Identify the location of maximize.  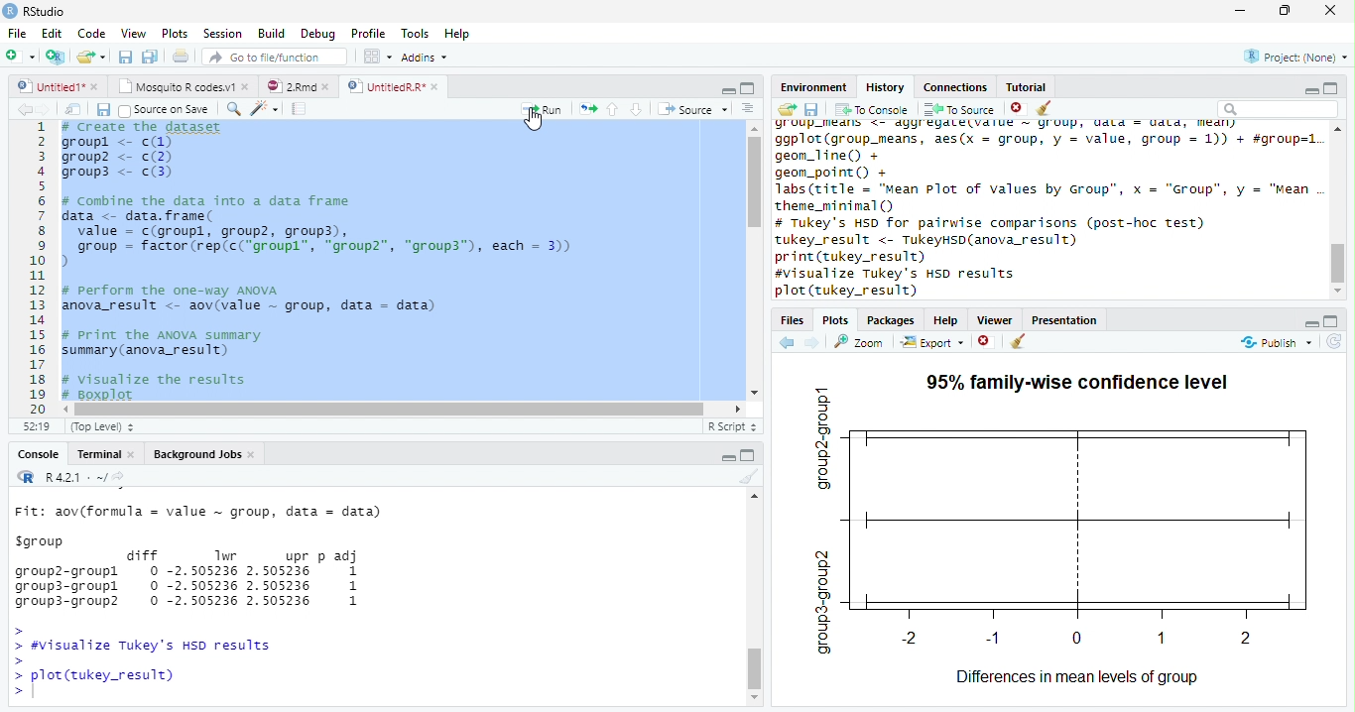
(1334, 87).